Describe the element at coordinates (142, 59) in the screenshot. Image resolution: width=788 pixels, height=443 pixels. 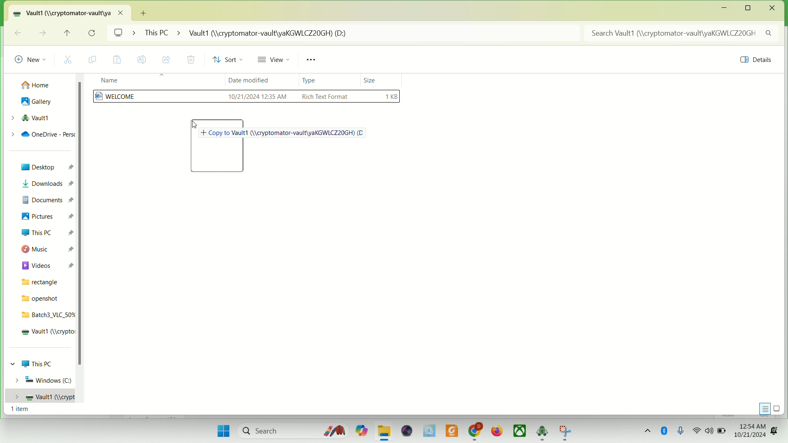
I see `rename` at that location.